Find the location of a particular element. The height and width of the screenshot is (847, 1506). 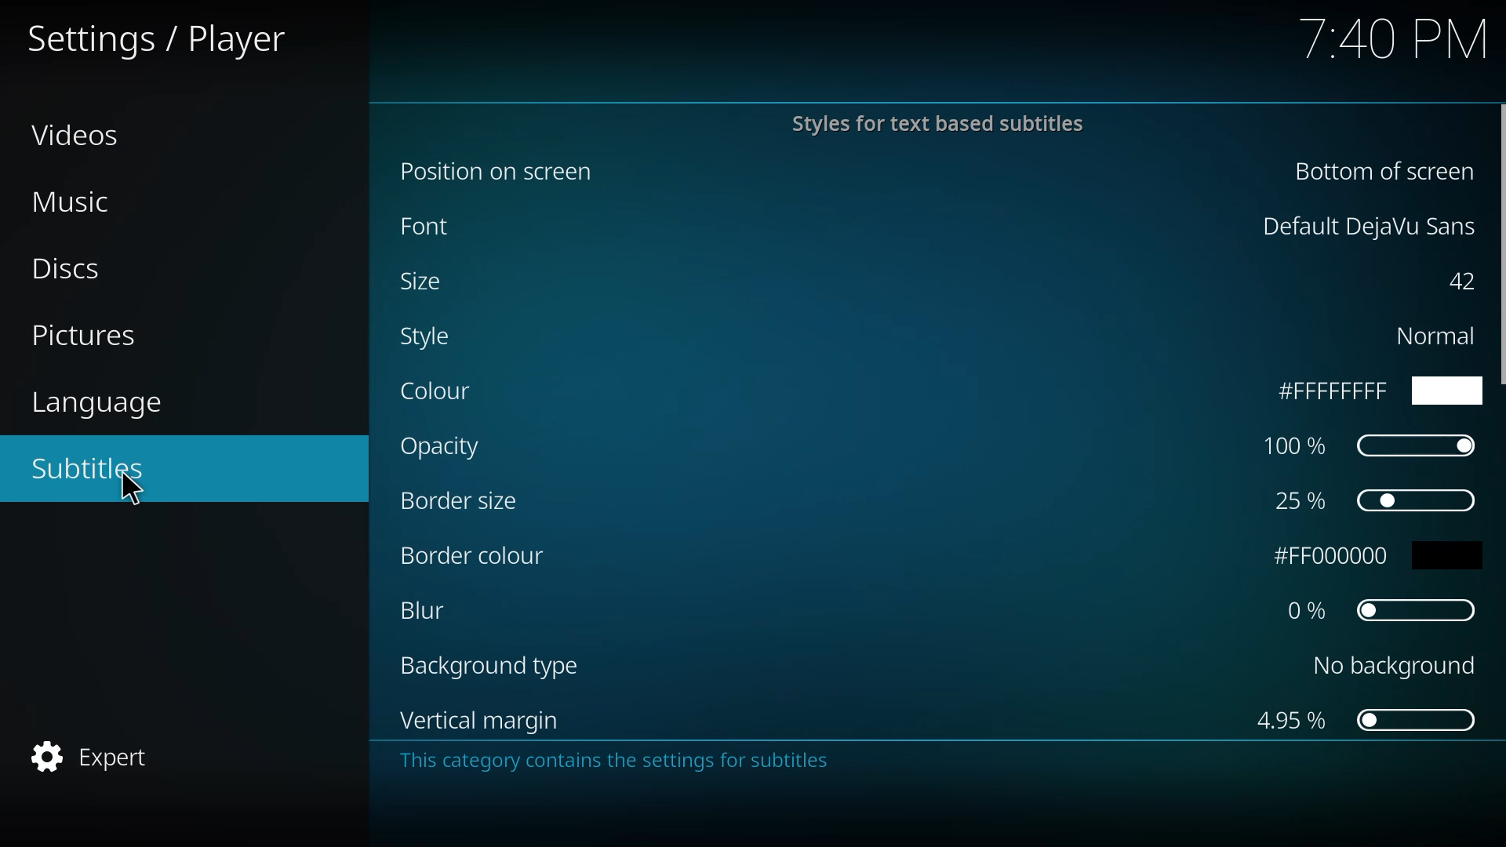

25 is located at coordinates (1370, 500).